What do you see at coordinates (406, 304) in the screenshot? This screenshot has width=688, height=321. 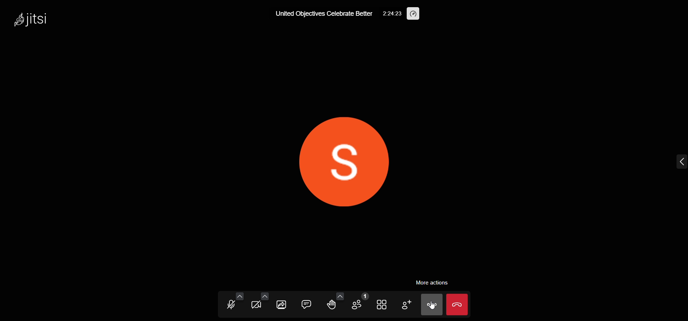 I see `invite people` at bounding box center [406, 304].